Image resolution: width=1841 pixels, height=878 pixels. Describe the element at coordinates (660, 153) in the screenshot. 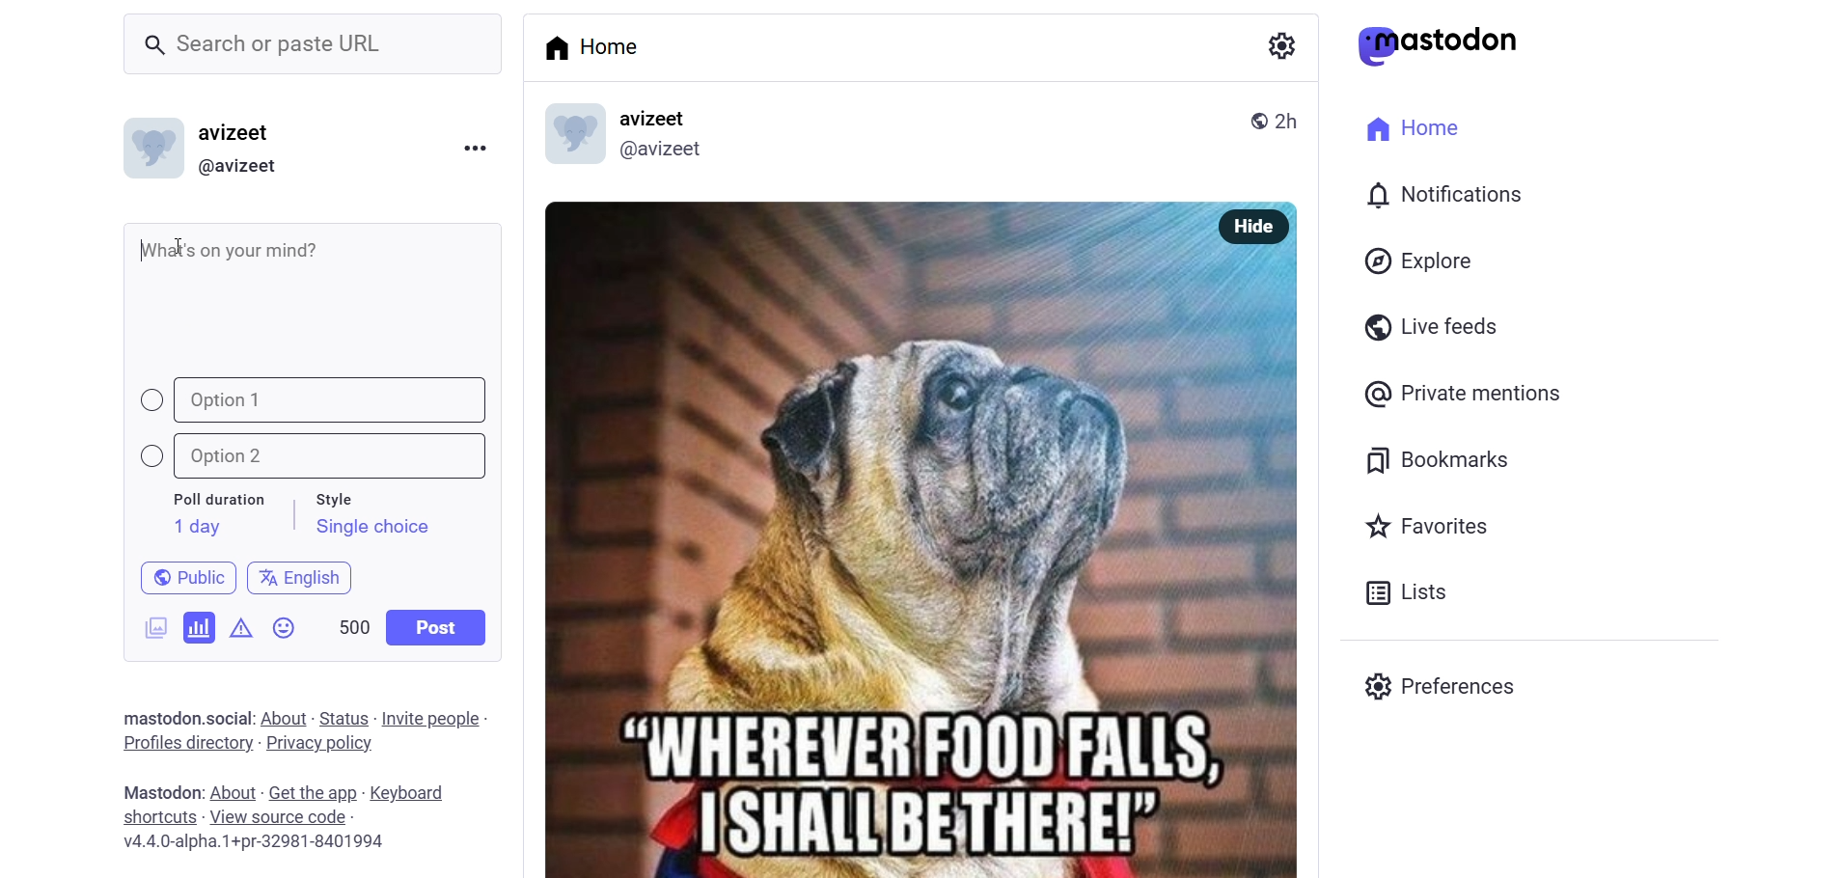

I see `@avizeet` at that location.